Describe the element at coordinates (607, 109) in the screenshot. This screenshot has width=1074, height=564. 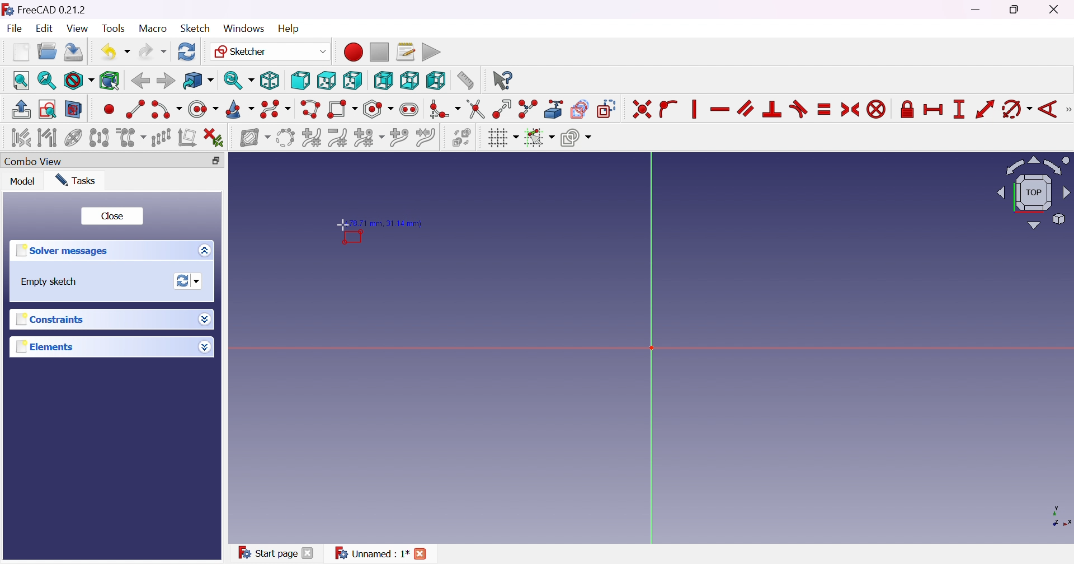
I see `Toggle construction geometry` at that location.